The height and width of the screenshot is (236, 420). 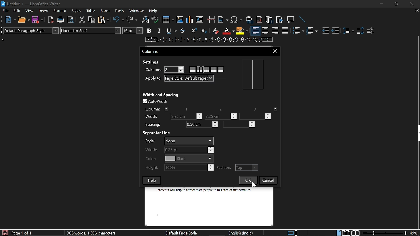 What do you see at coordinates (326, 30) in the screenshot?
I see `Increase indent` at bounding box center [326, 30].